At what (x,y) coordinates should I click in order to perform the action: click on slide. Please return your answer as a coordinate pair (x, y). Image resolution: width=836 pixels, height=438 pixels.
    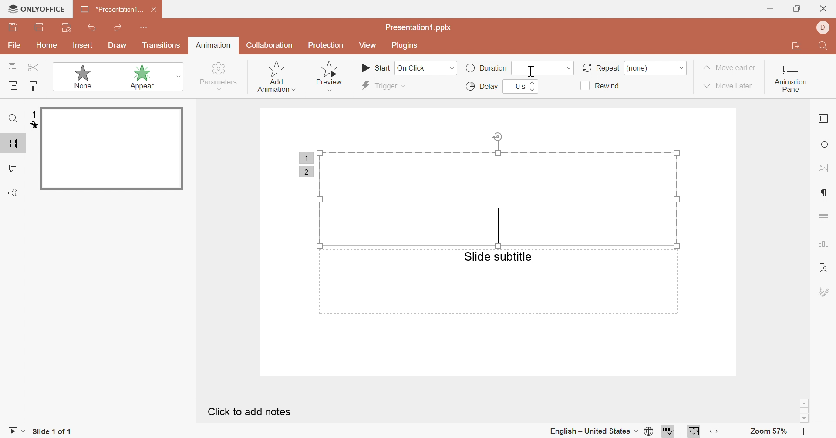
    Looking at the image, I should click on (14, 144).